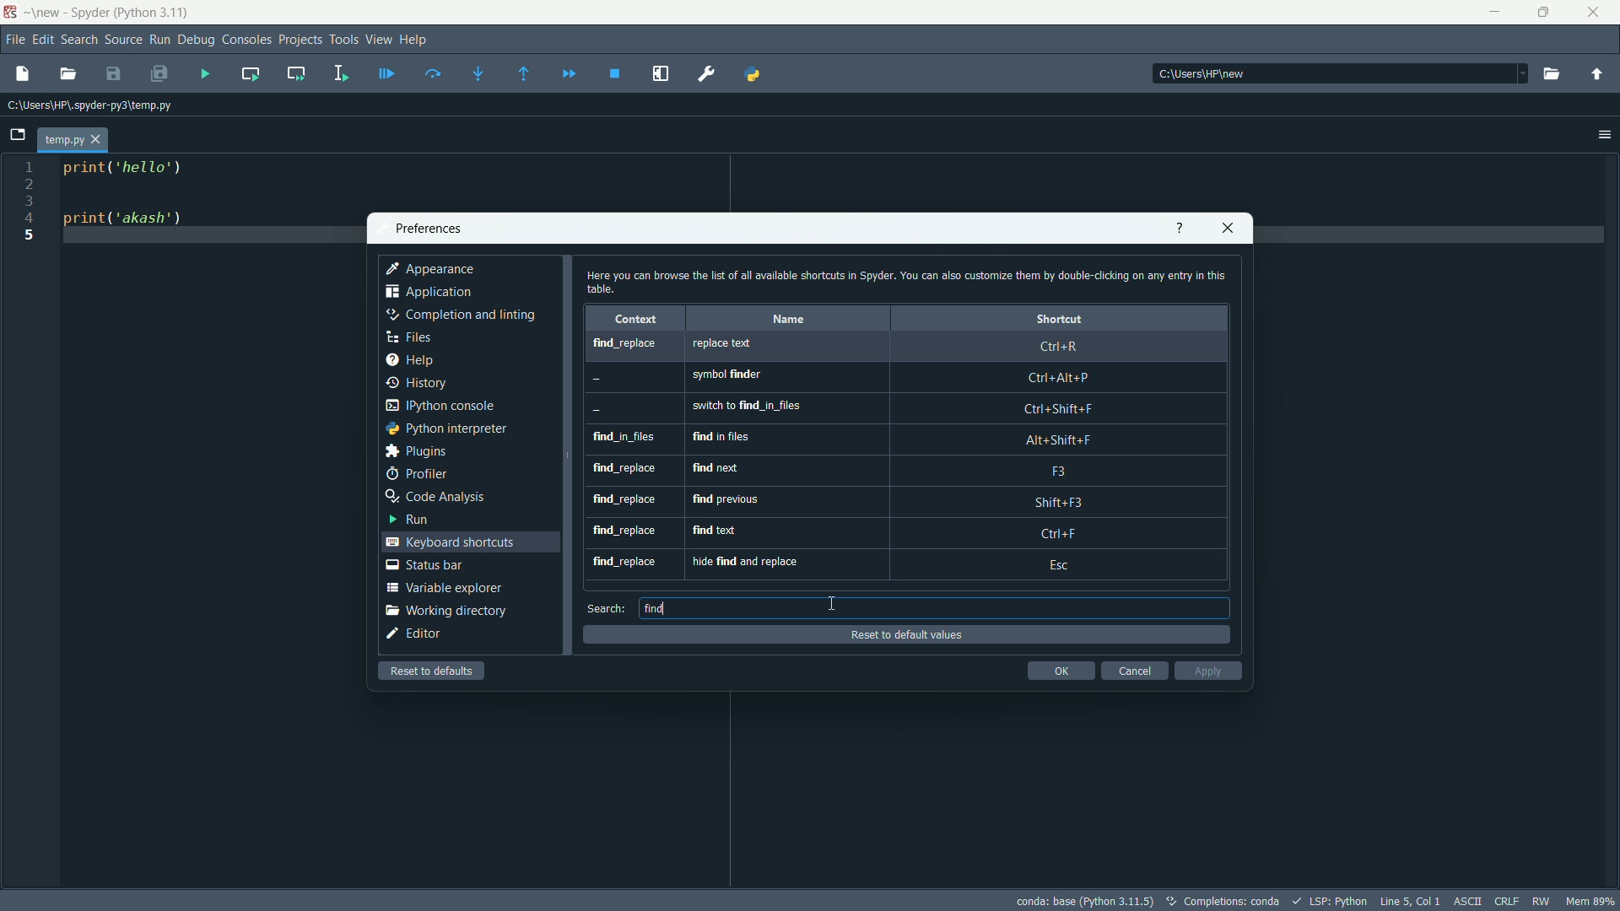  What do you see at coordinates (245, 39) in the screenshot?
I see `consoles menu` at bounding box center [245, 39].